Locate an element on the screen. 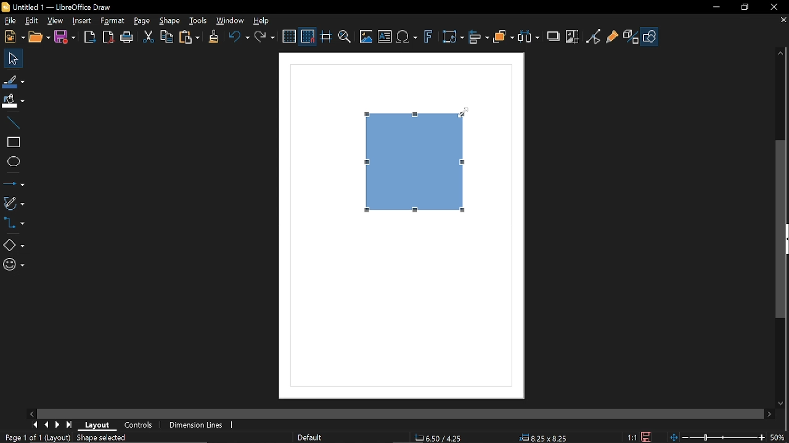 The width and height of the screenshot is (789, 443). Restore down is located at coordinates (743, 8).